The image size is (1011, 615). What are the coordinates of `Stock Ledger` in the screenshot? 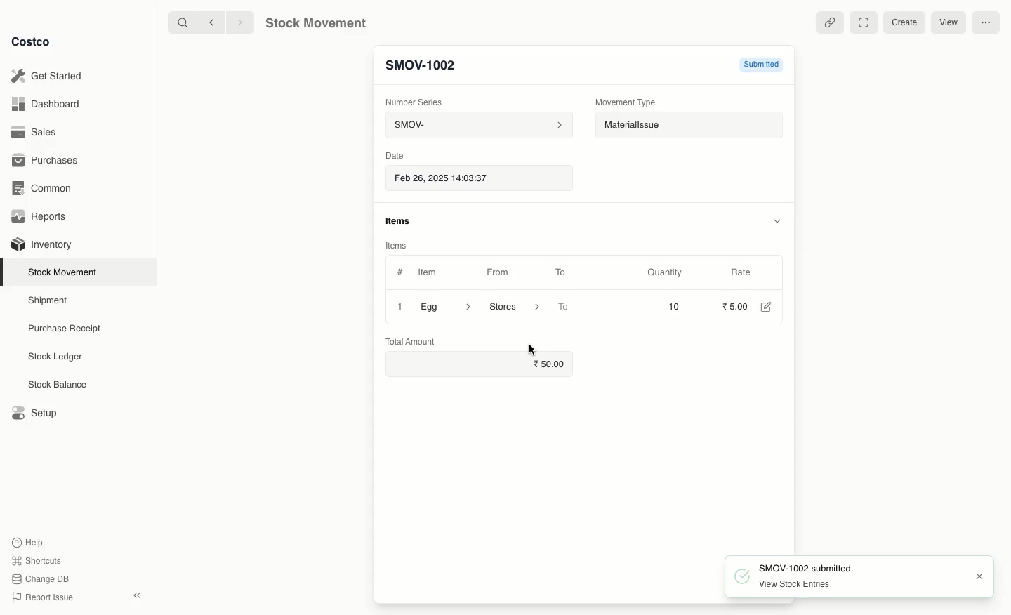 It's located at (55, 358).